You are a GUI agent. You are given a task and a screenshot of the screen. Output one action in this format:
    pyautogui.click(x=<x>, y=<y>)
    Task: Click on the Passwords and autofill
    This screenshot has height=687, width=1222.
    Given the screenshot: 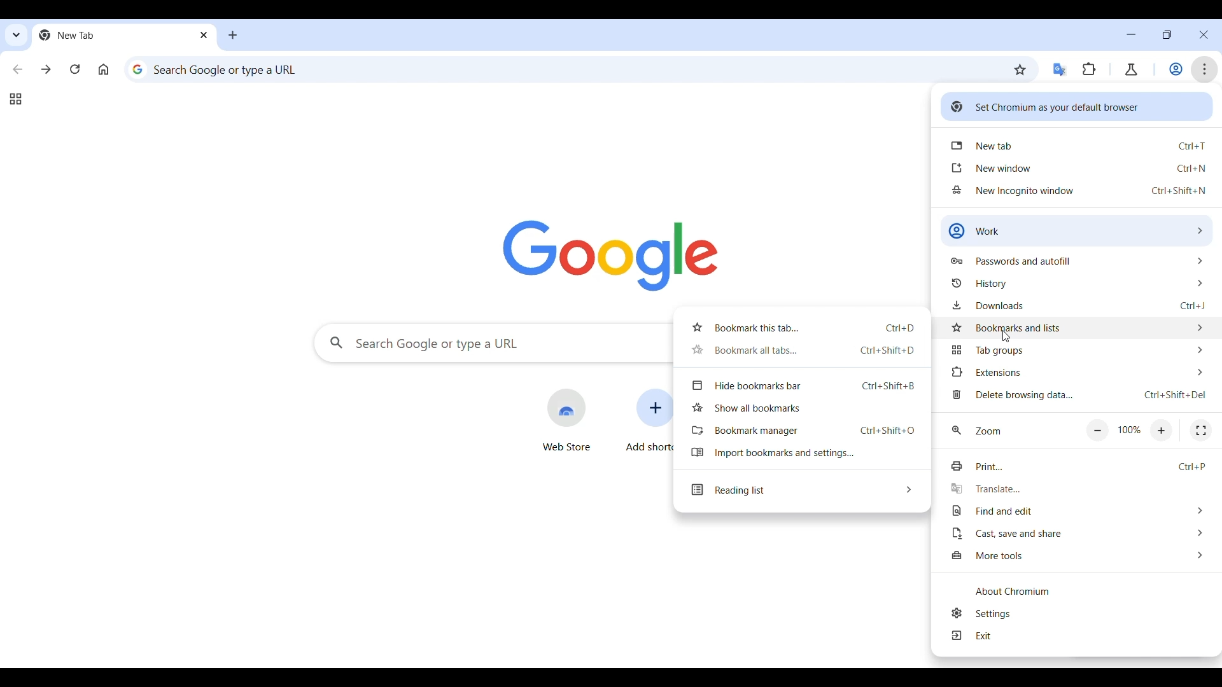 What is the action you would take?
    pyautogui.click(x=1078, y=260)
    